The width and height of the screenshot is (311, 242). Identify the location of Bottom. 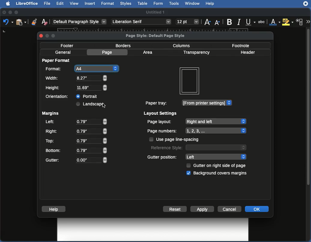
(54, 150).